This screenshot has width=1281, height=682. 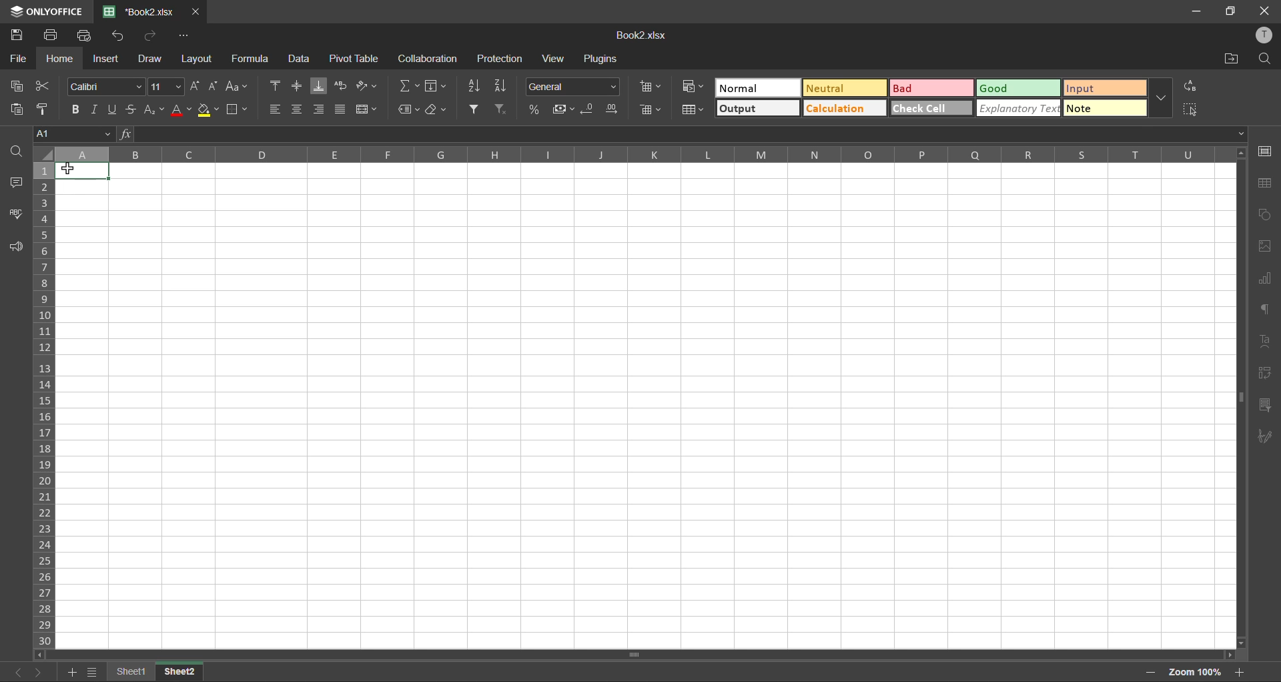 I want to click on sub/superscript, so click(x=152, y=107).